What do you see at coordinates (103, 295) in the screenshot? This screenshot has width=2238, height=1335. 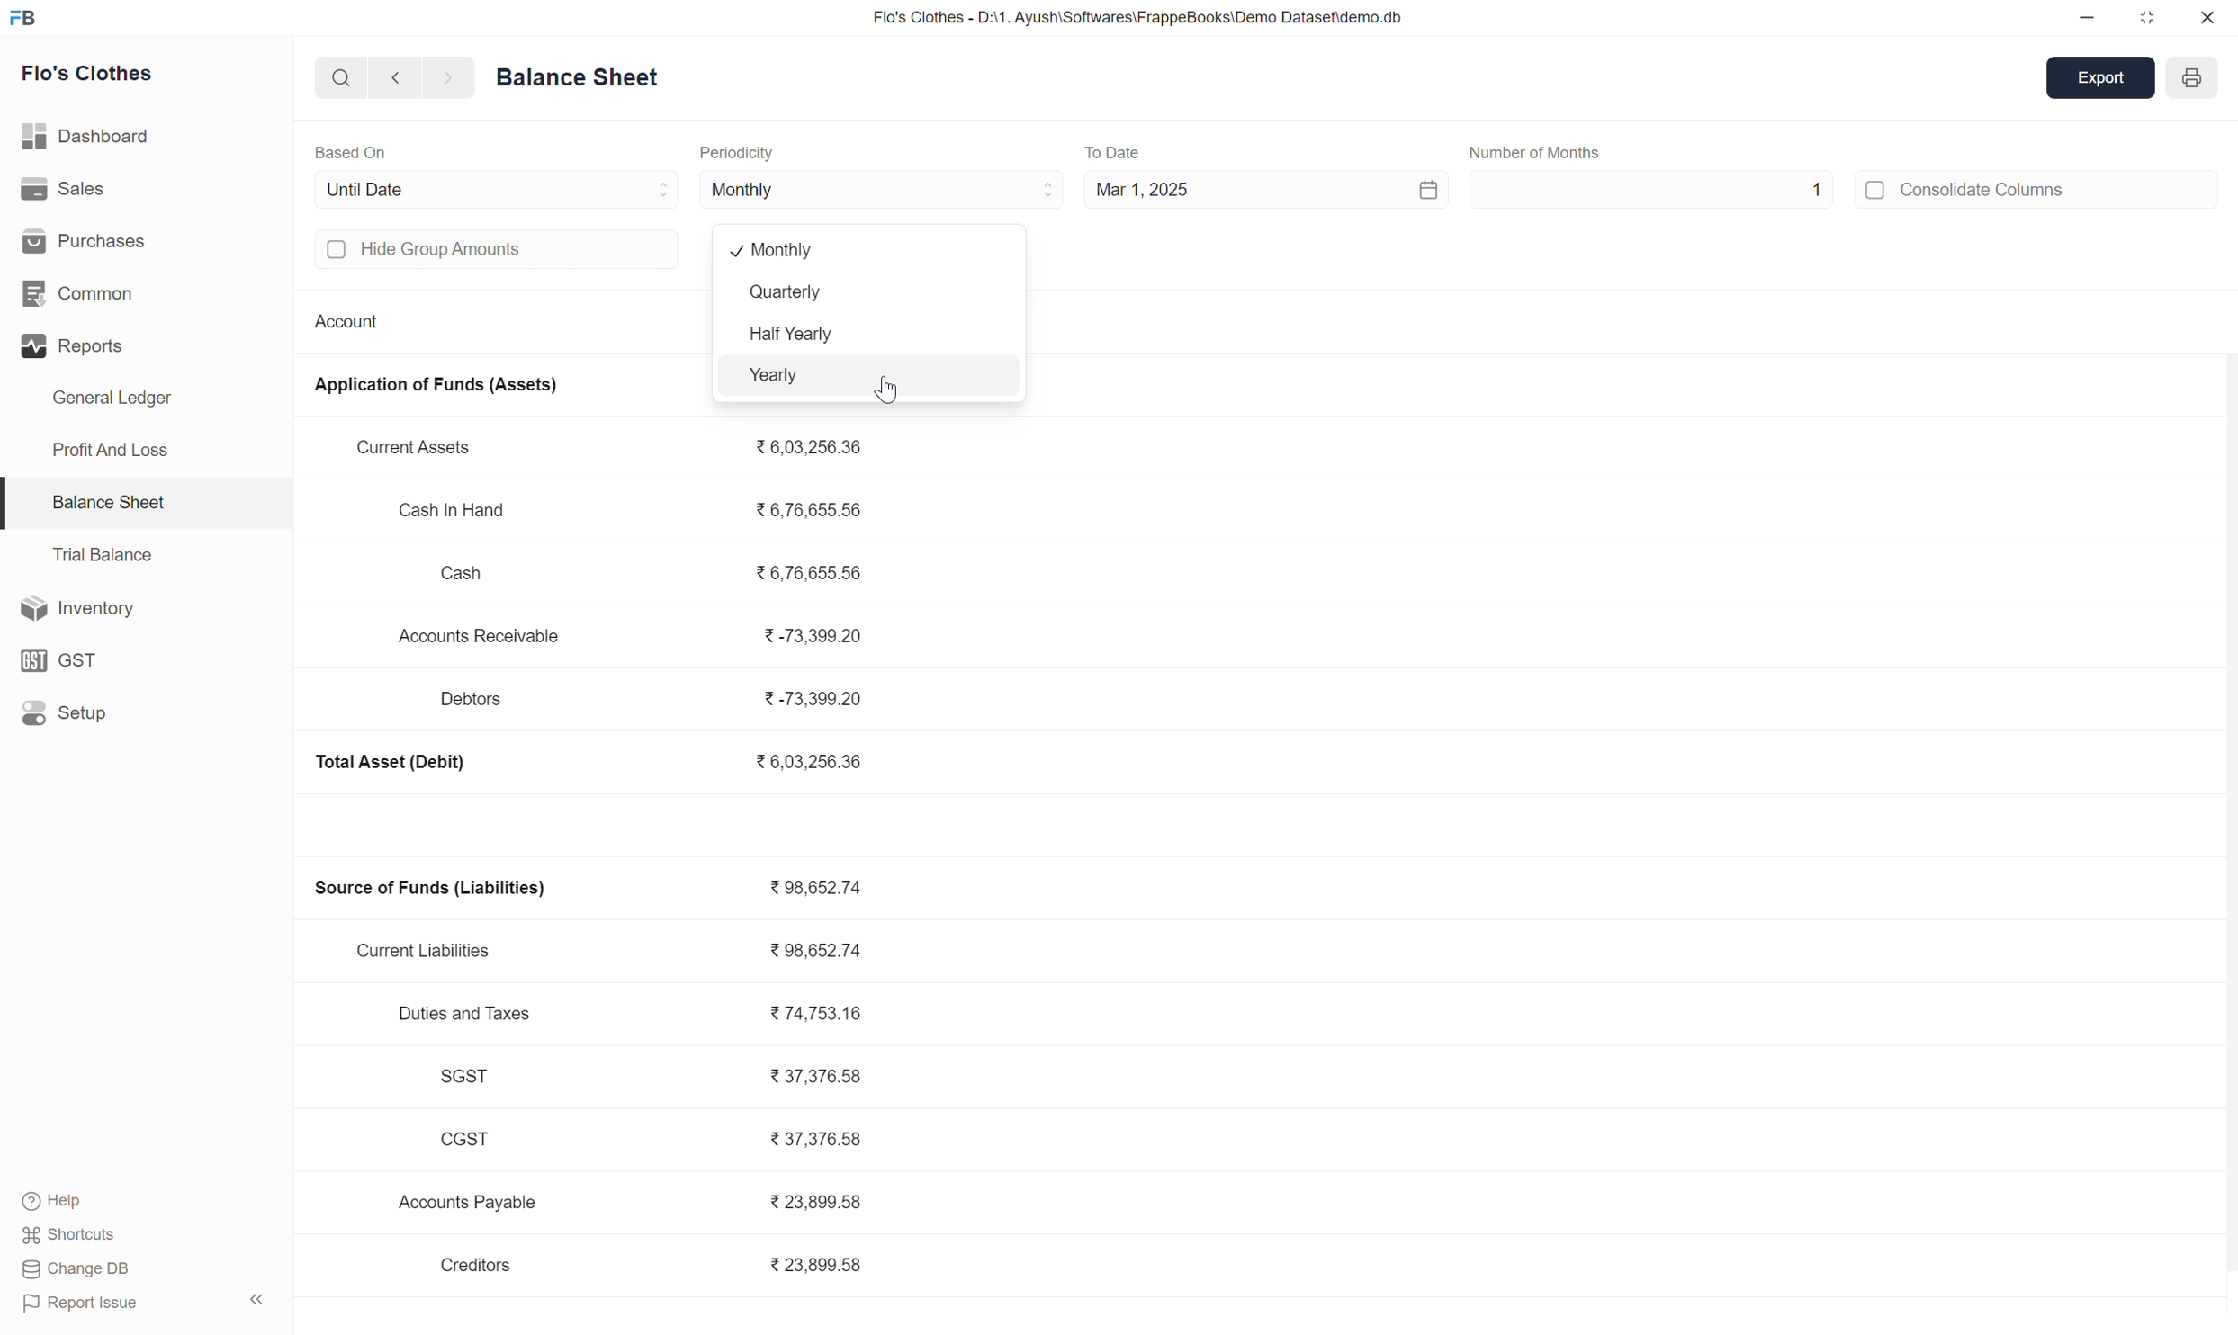 I see `Common` at bounding box center [103, 295].